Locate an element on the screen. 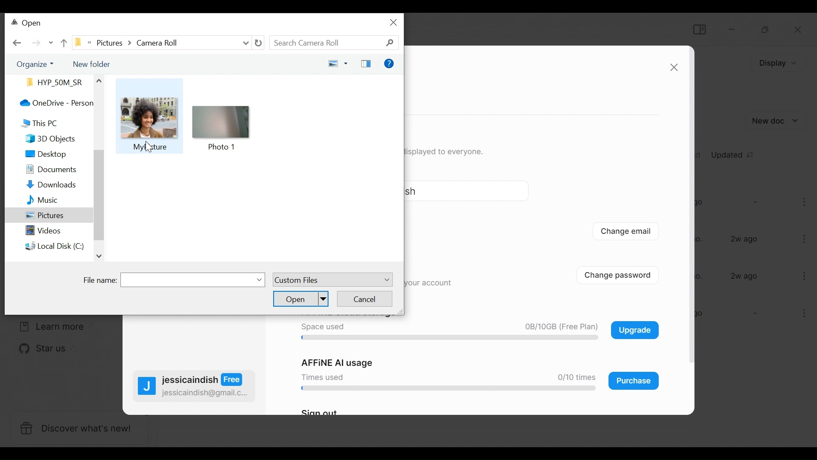  This PC is located at coordinates (39, 123).